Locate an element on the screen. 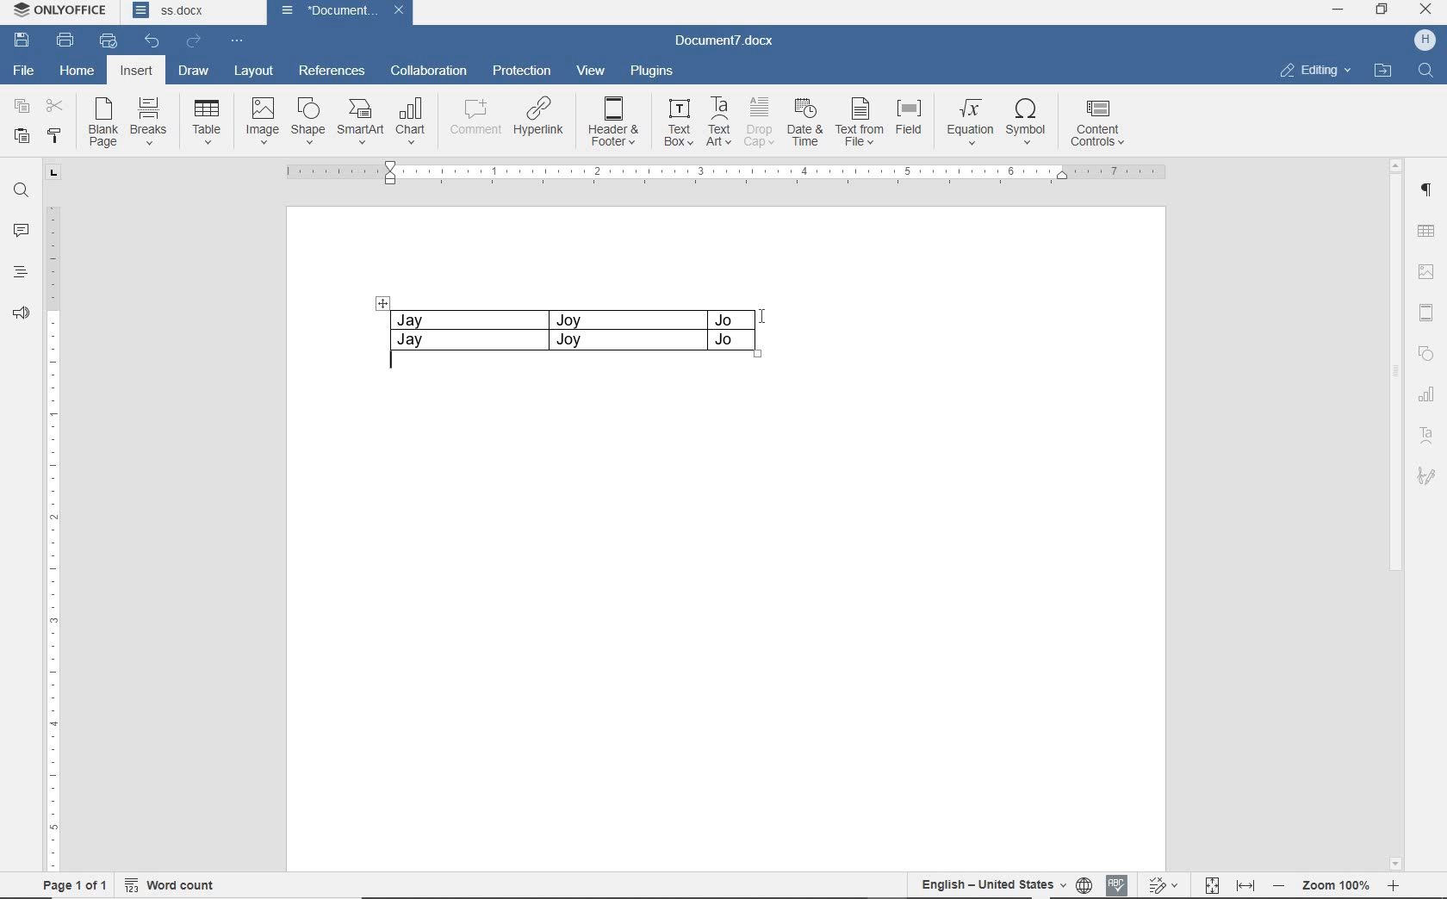  close is located at coordinates (402, 11).